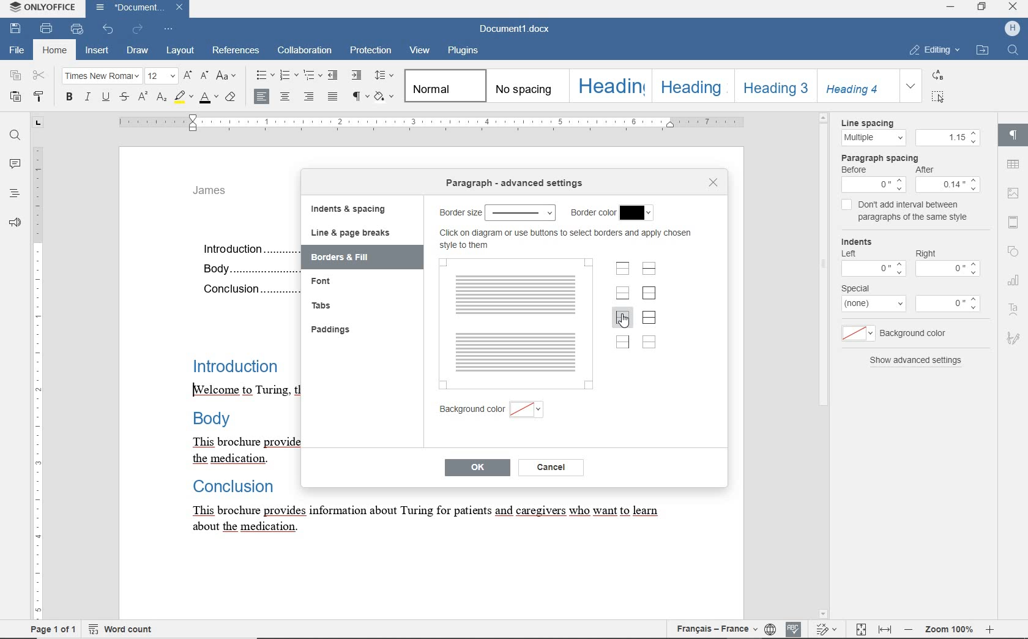  What do you see at coordinates (138, 51) in the screenshot?
I see `draw` at bounding box center [138, 51].